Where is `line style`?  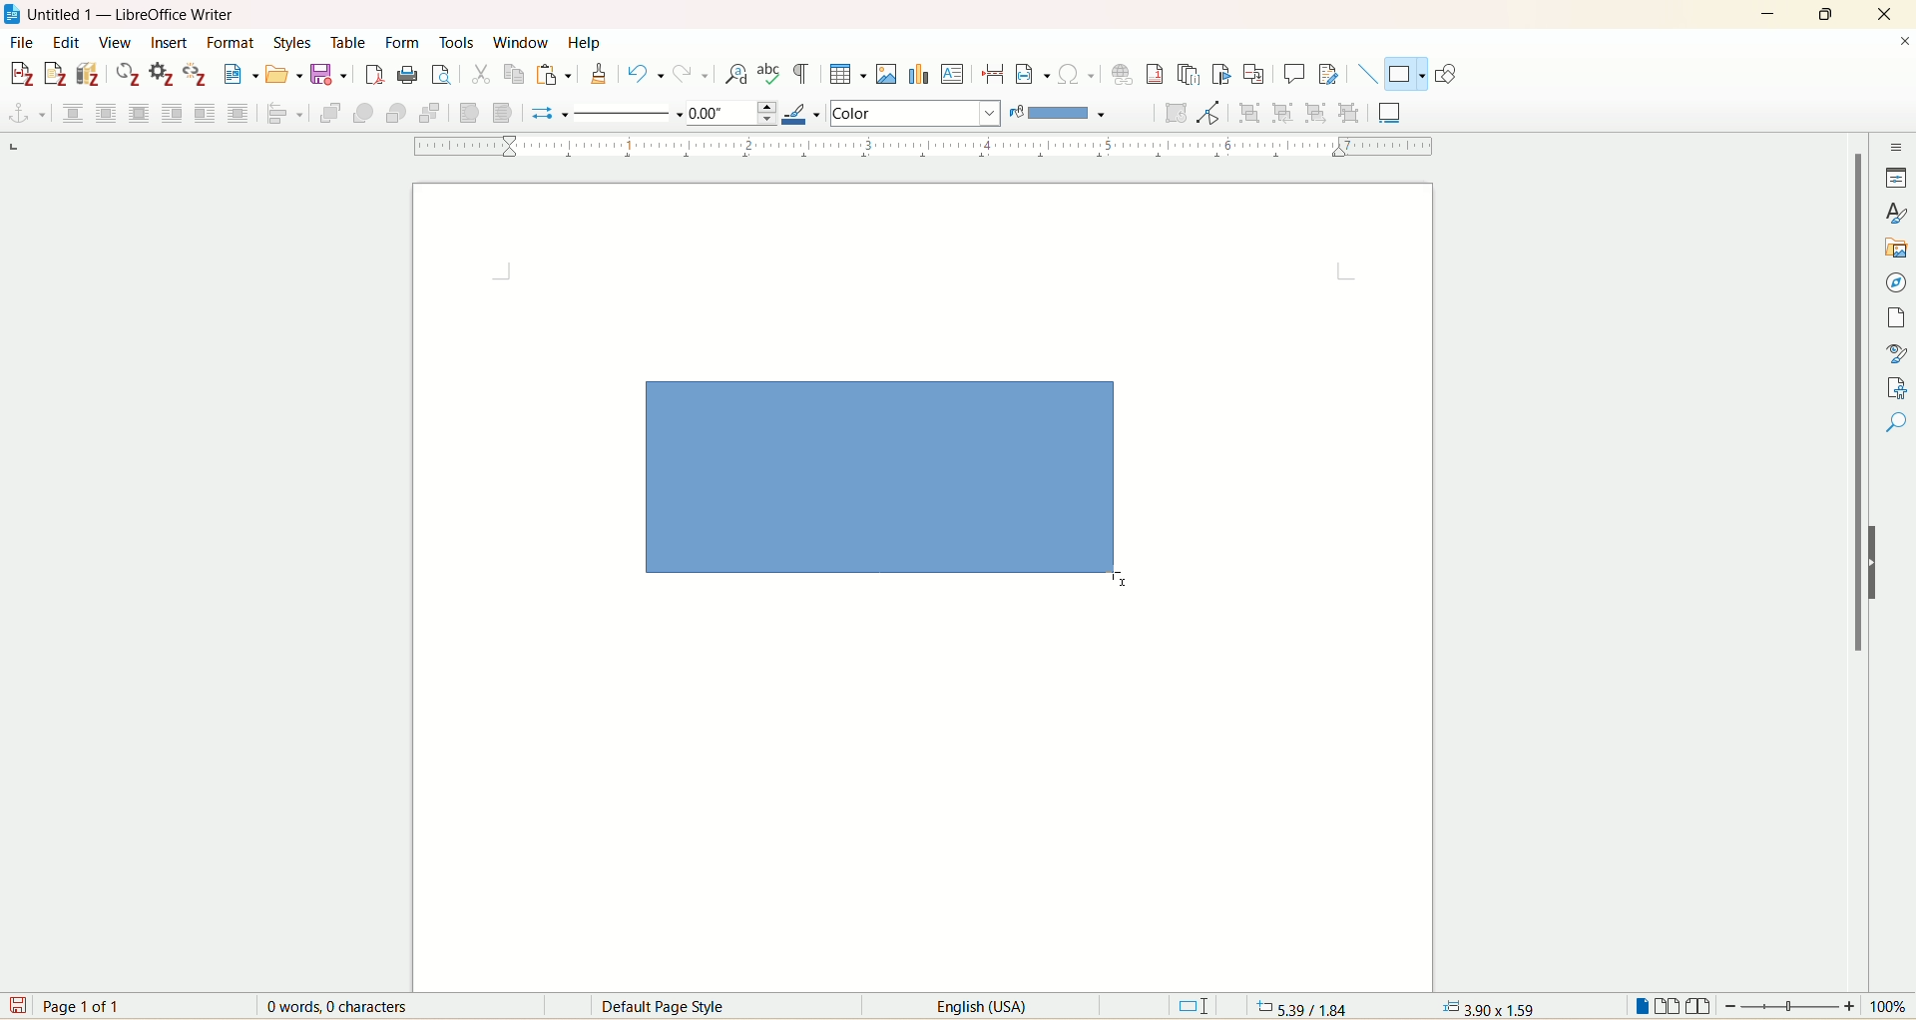
line style is located at coordinates (630, 113).